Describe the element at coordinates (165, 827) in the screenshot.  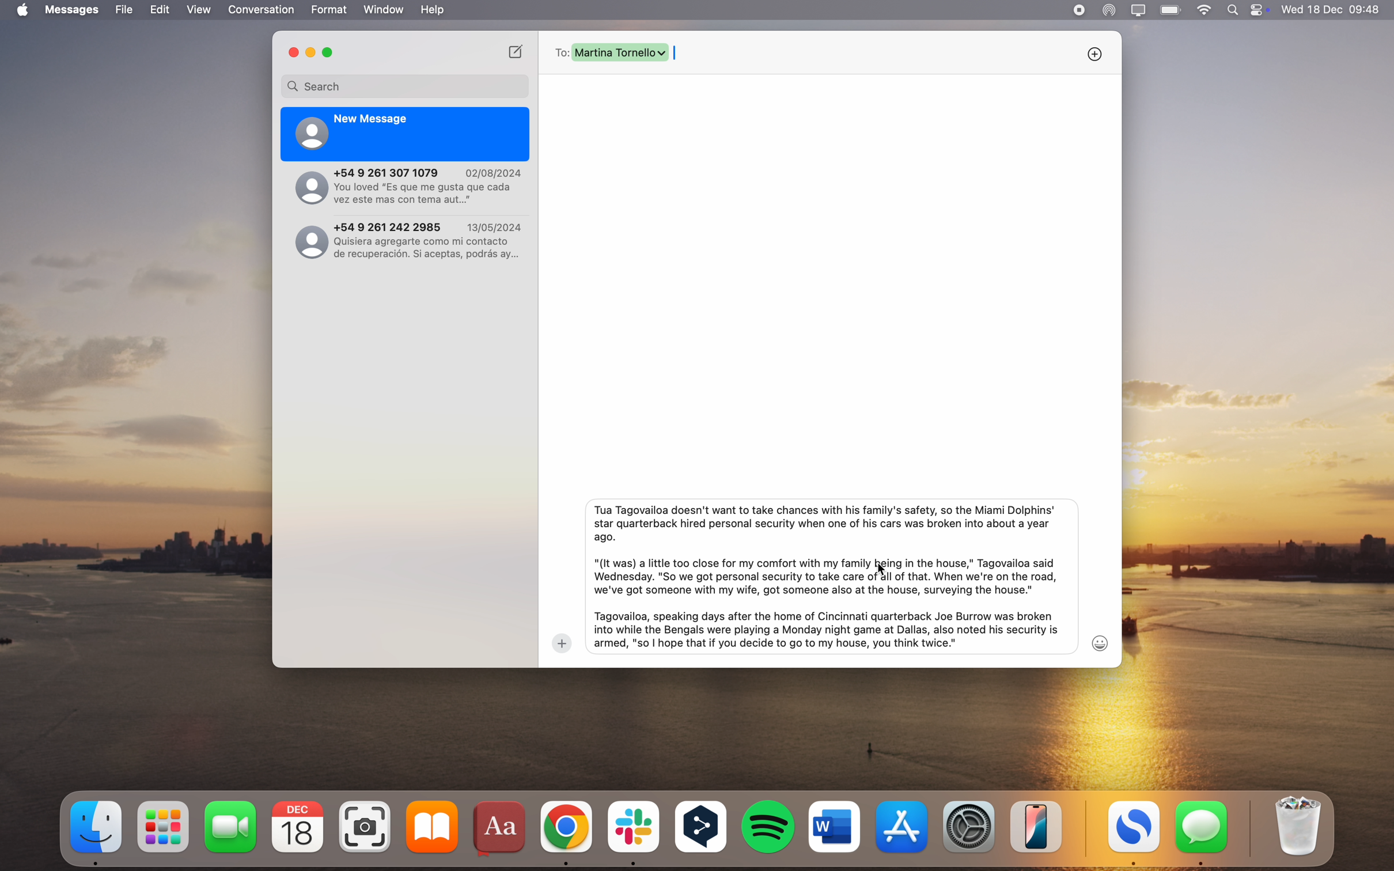
I see `launchpad` at that location.